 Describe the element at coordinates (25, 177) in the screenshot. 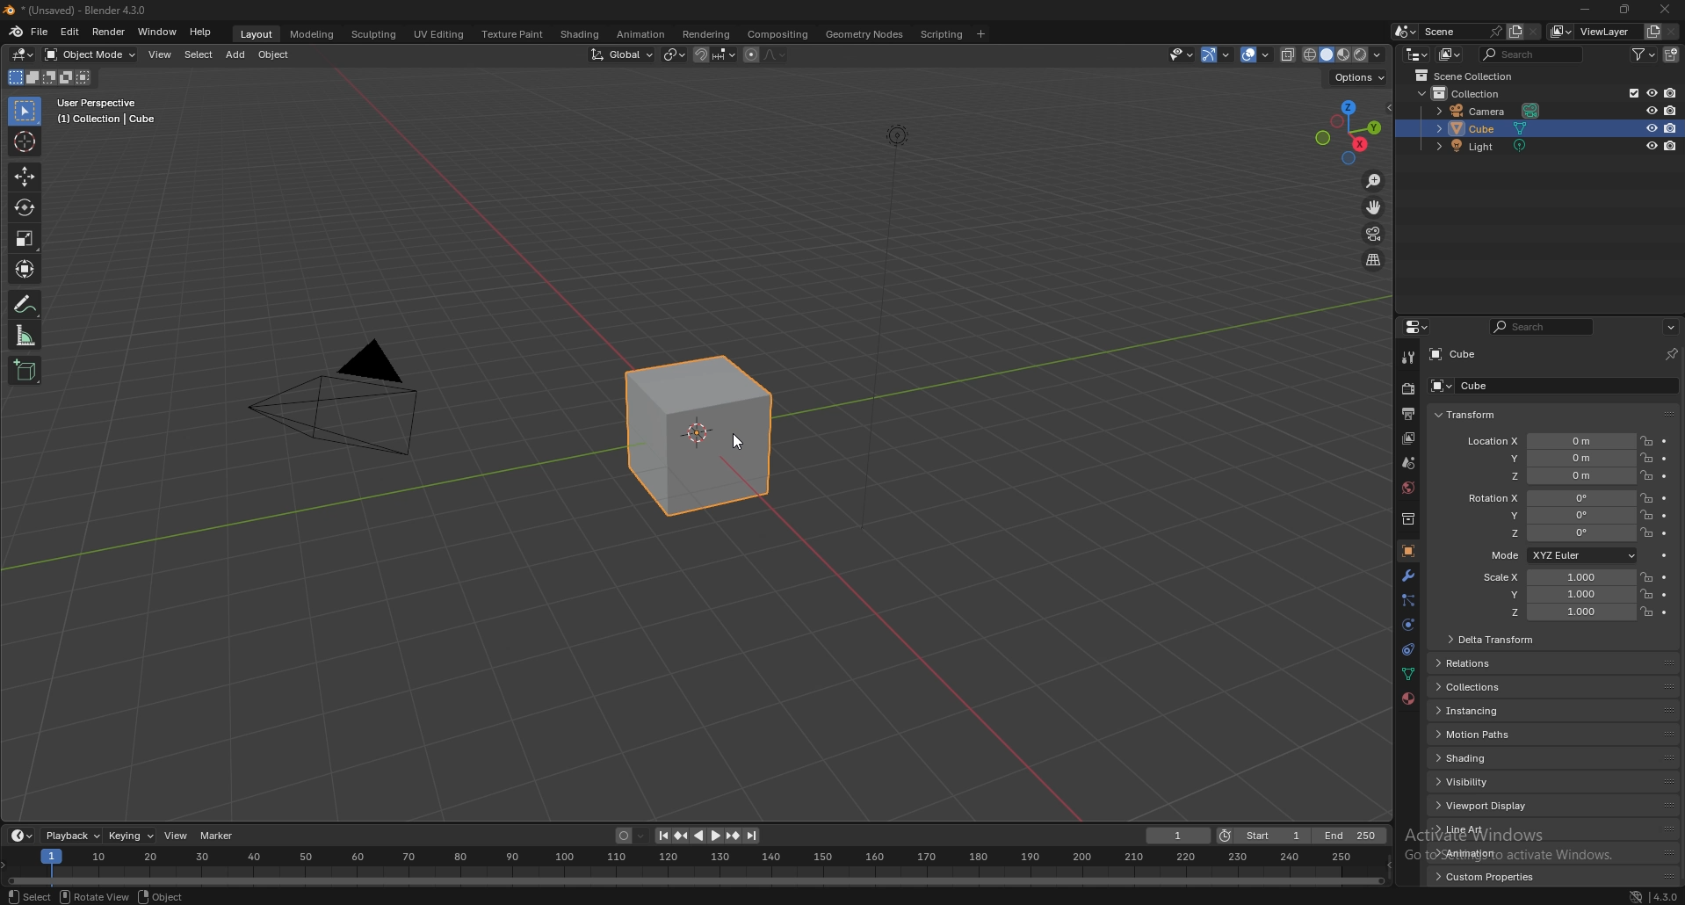

I see `move` at that location.